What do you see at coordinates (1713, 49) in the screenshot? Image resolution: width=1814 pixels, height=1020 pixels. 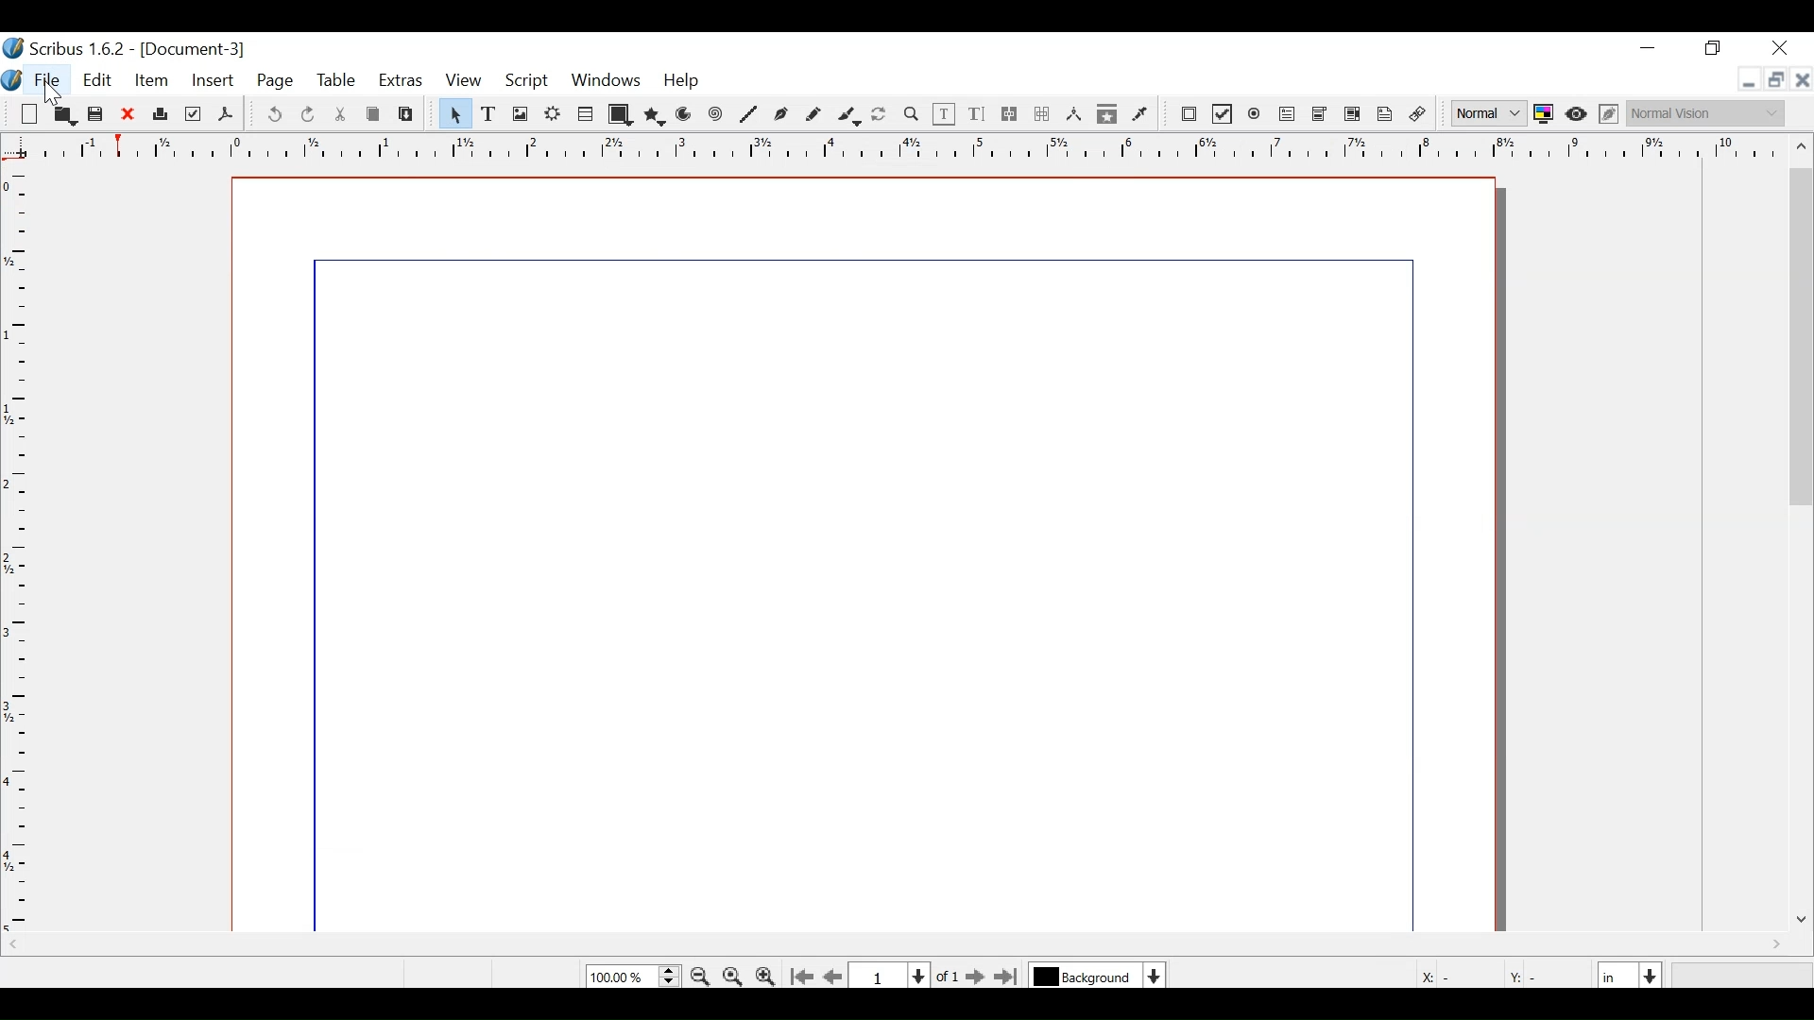 I see `Restore` at bounding box center [1713, 49].